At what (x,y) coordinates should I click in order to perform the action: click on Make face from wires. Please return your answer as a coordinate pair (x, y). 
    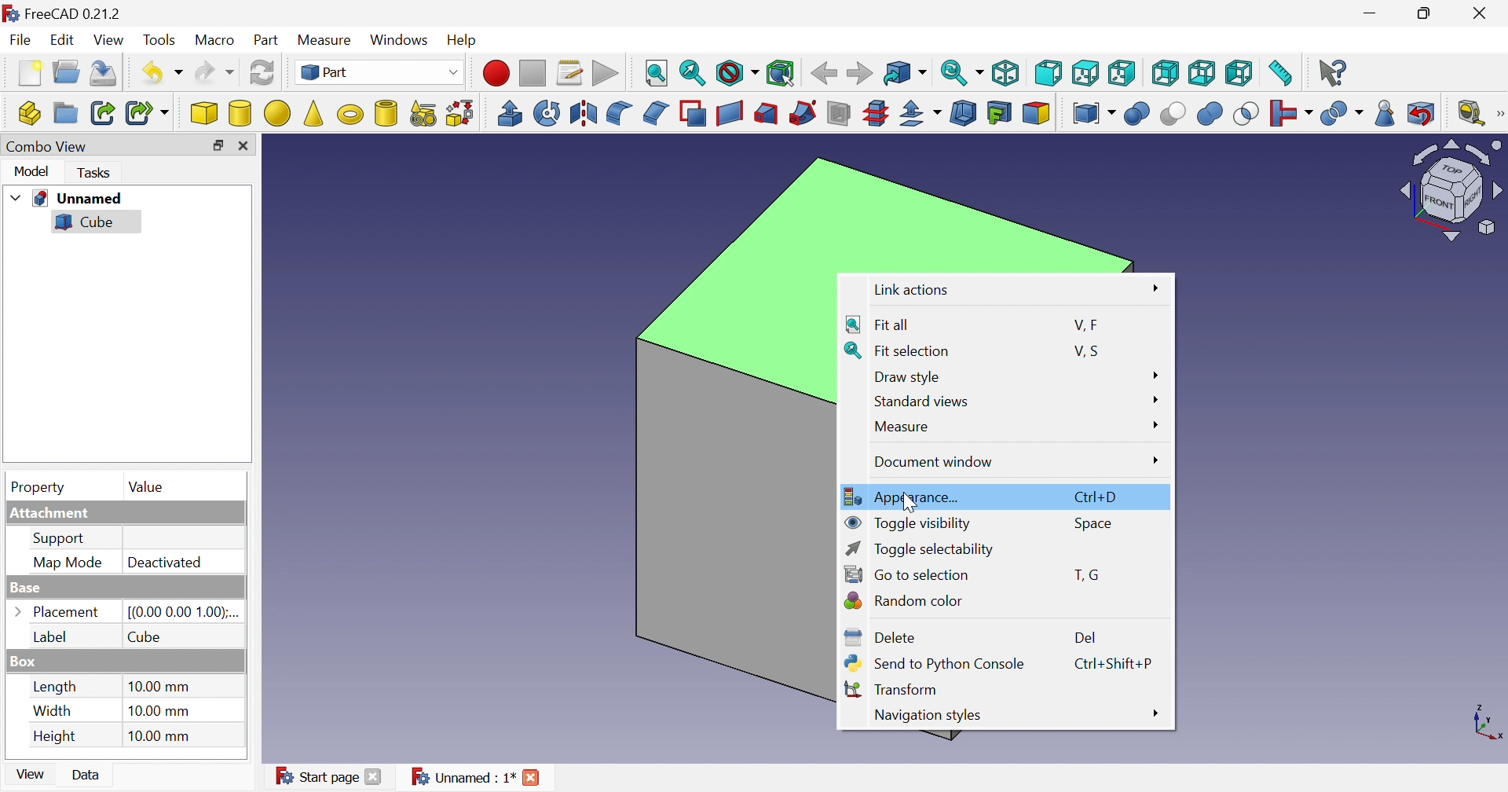
    Looking at the image, I should click on (694, 114).